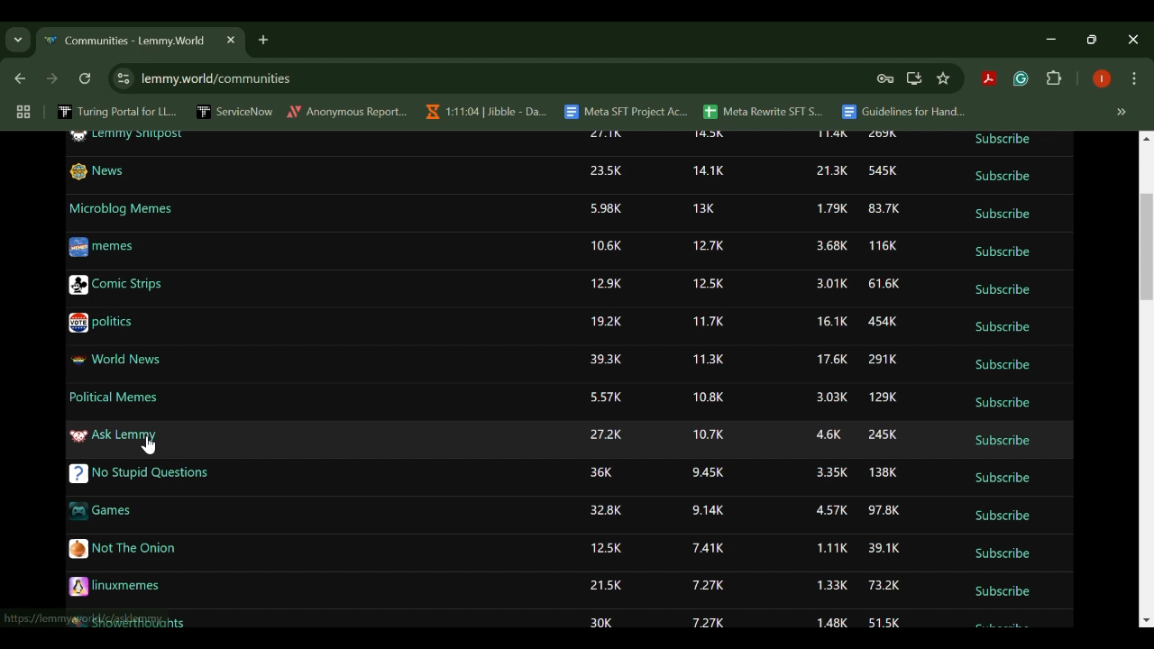  Describe the element at coordinates (52, 81) in the screenshot. I see `Next Webpage` at that location.